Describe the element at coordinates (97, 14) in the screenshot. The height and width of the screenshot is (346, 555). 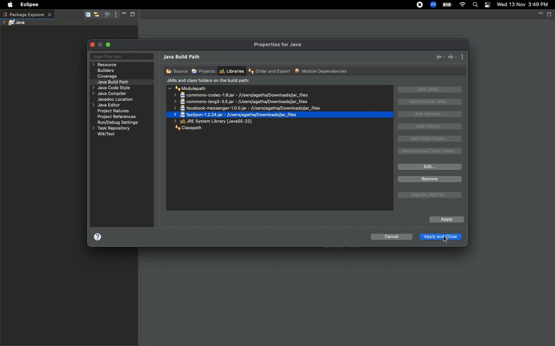
I see `Link with editor` at that location.